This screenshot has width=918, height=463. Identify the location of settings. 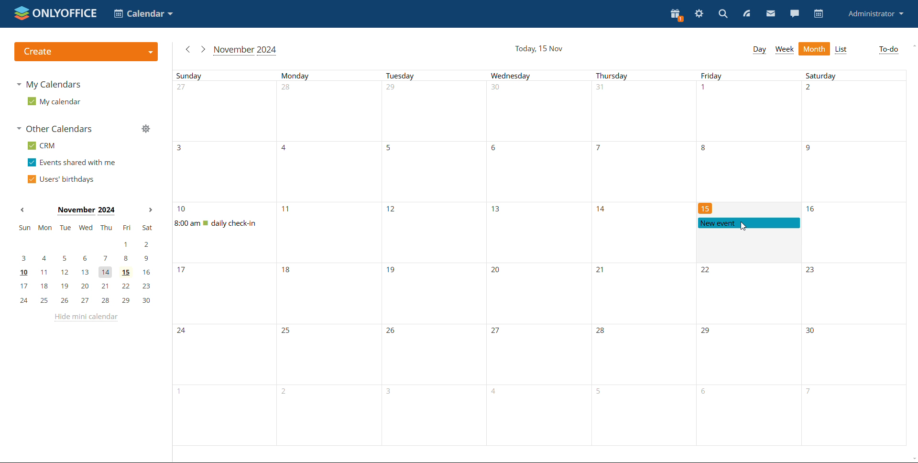
(699, 13).